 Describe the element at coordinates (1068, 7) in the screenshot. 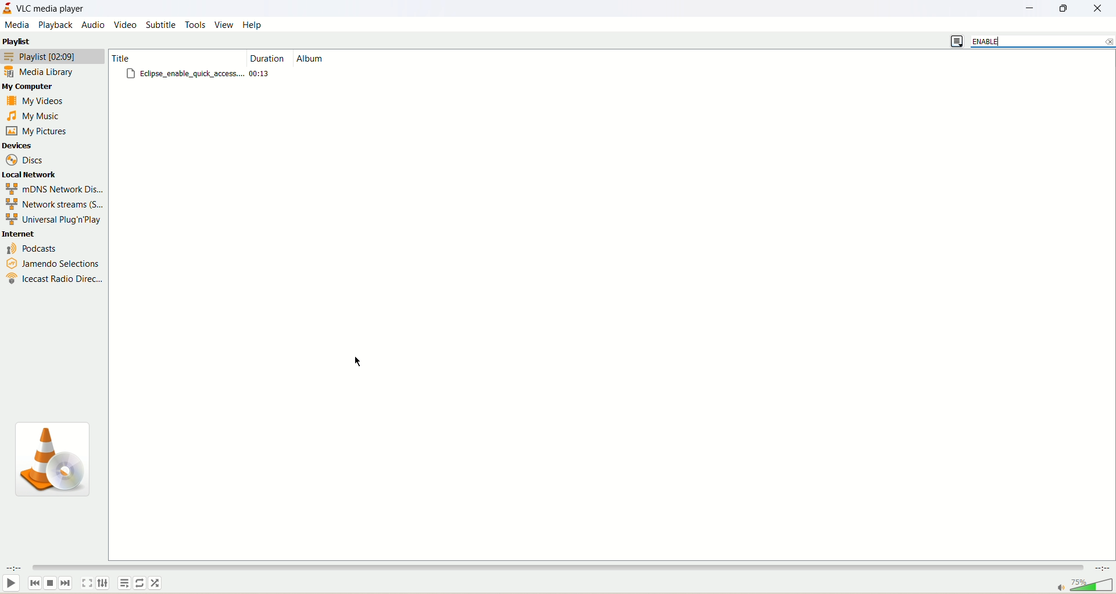

I see `maximize` at that location.